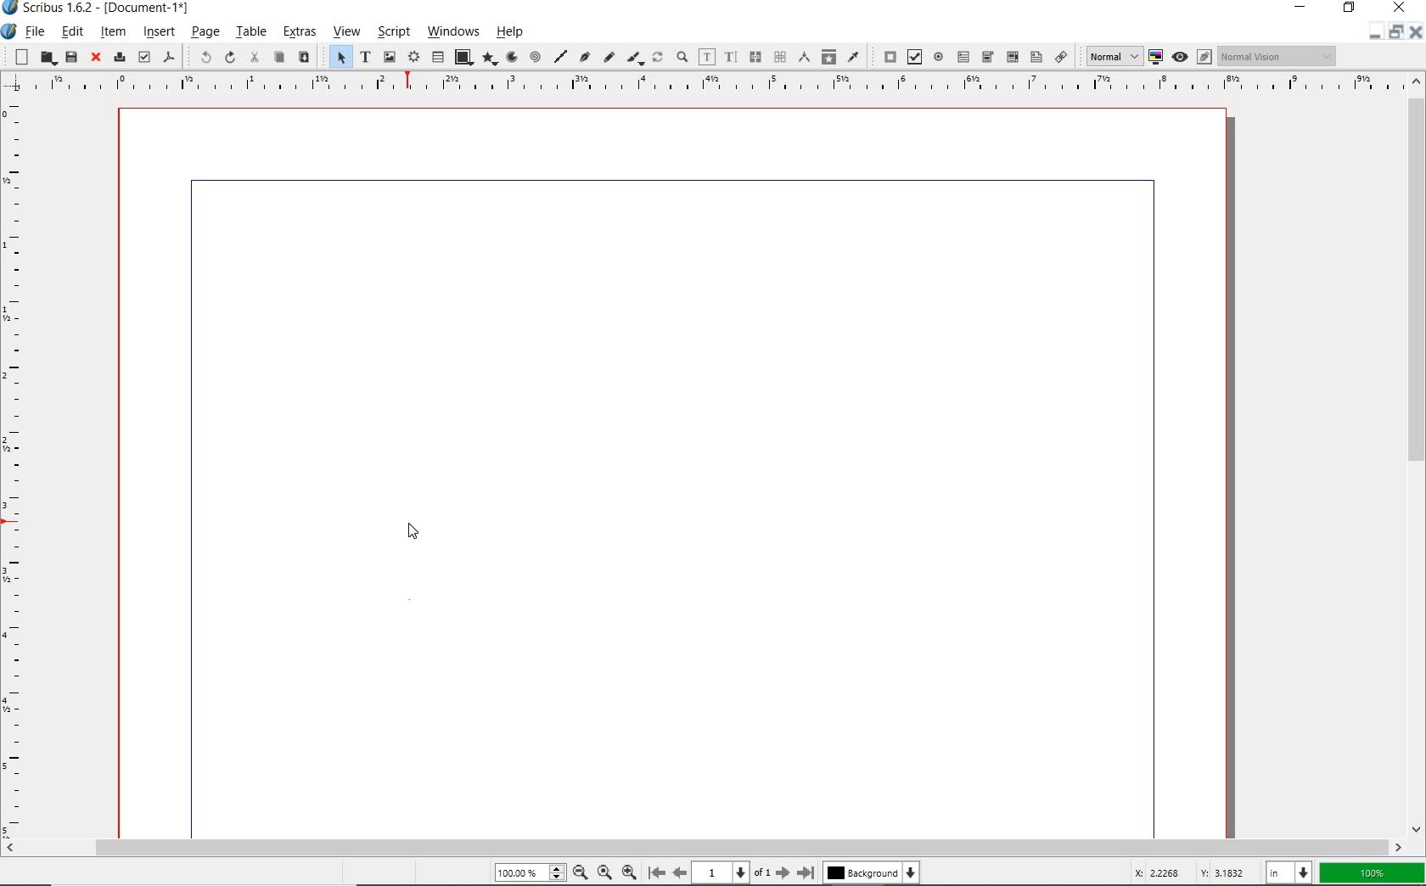 This screenshot has height=886, width=1426. Describe the element at coordinates (1179, 56) in the screenshot. I see `Preview mode` at that location.